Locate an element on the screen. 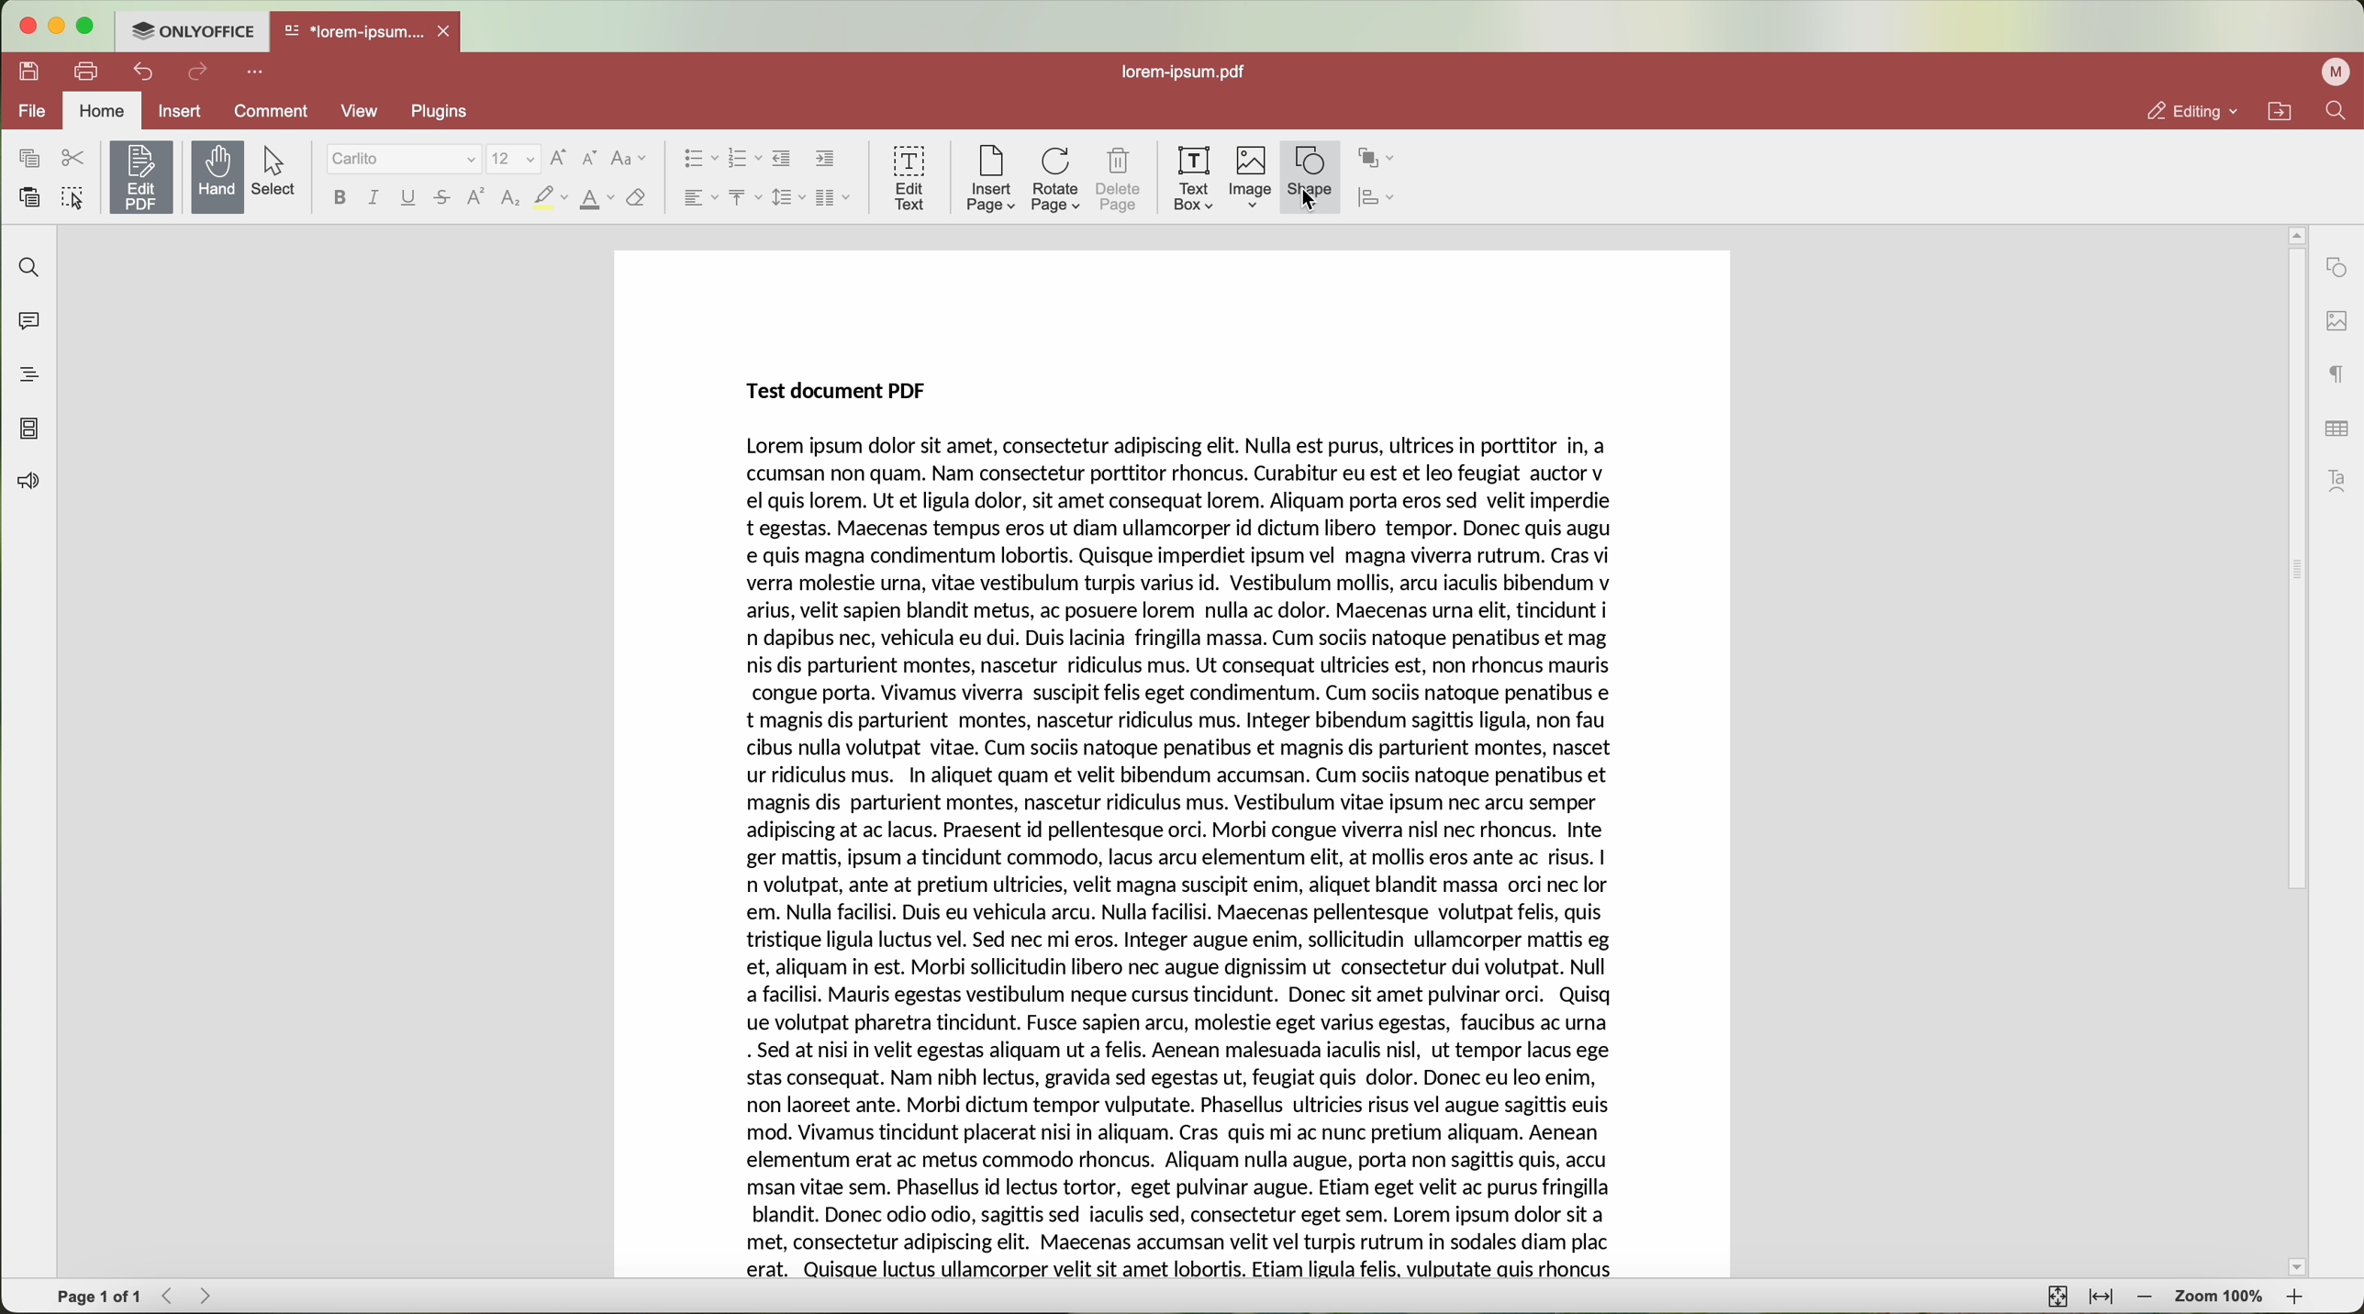  feedback and support is located at coordinates (29, 482).